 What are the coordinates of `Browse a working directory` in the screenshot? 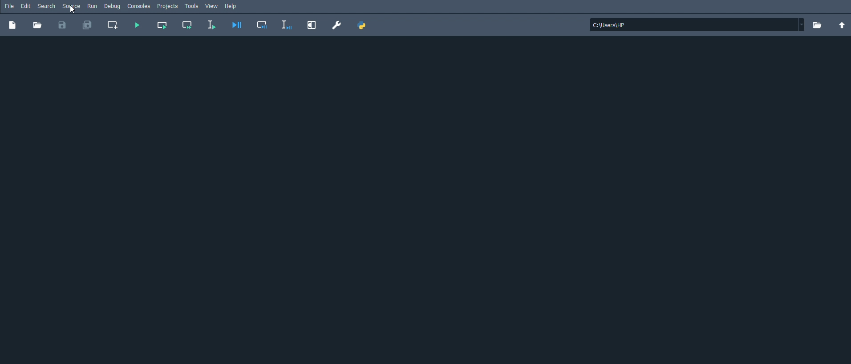 It's located at (817, 25).